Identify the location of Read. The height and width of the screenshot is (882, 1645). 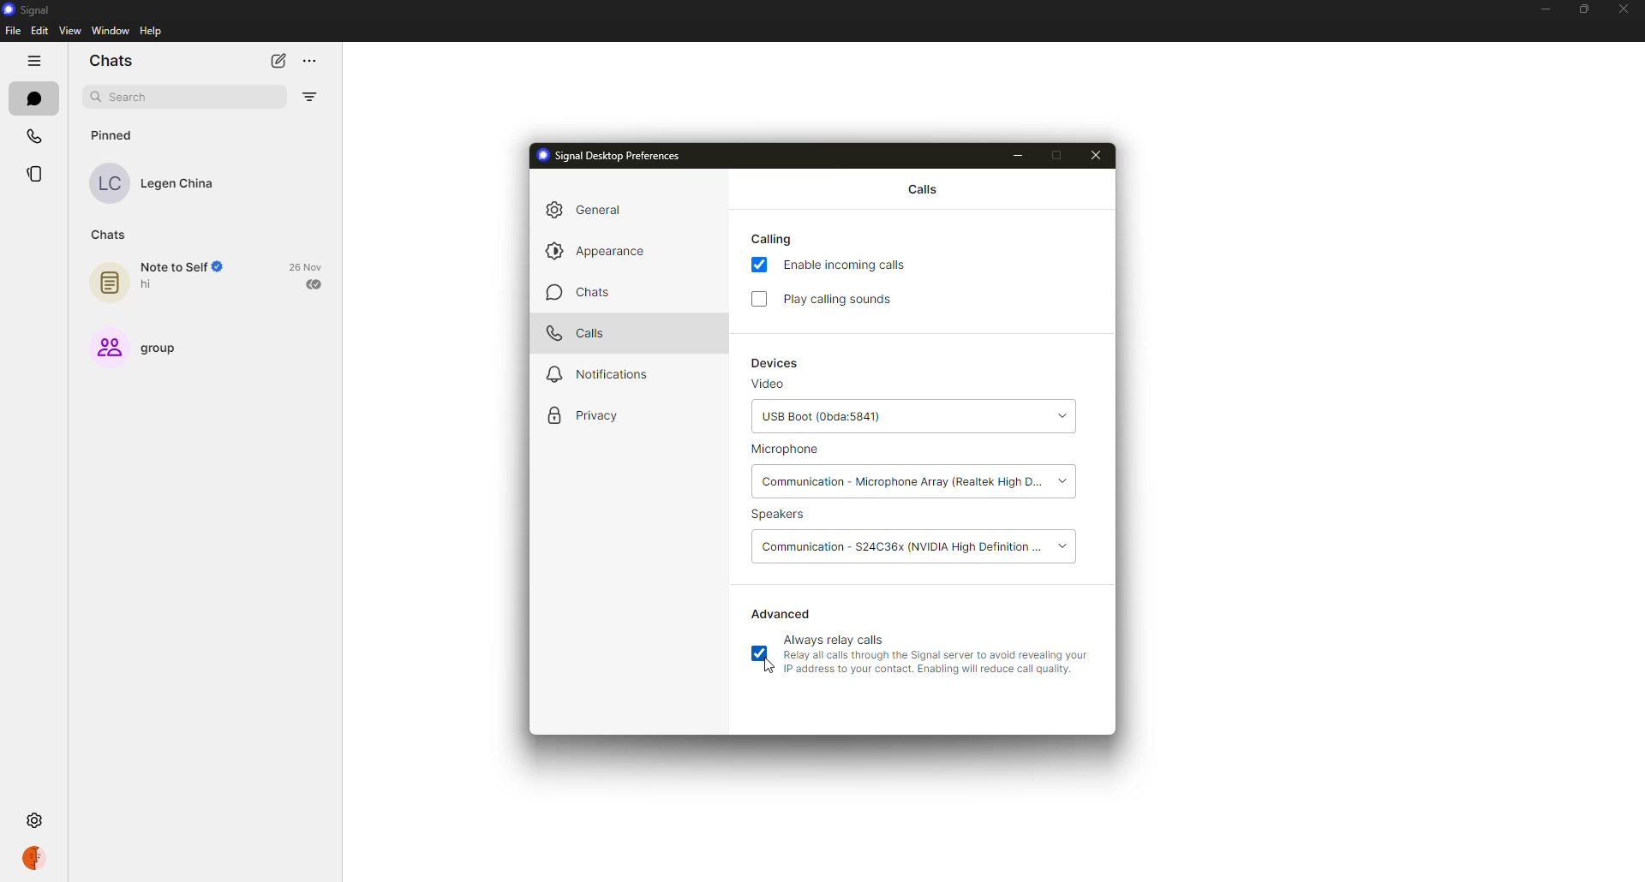
(316, 285).